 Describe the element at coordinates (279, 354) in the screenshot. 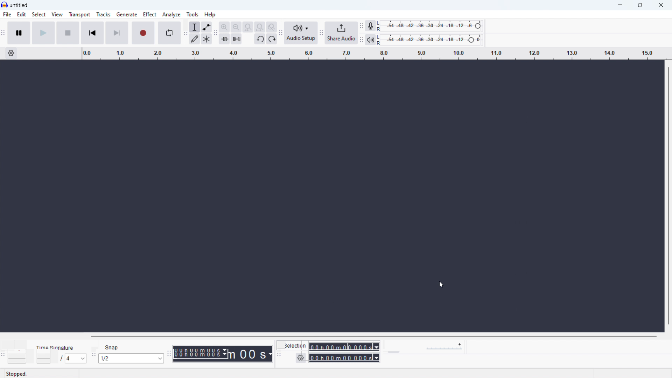

I see `selection toolbar` at that location.